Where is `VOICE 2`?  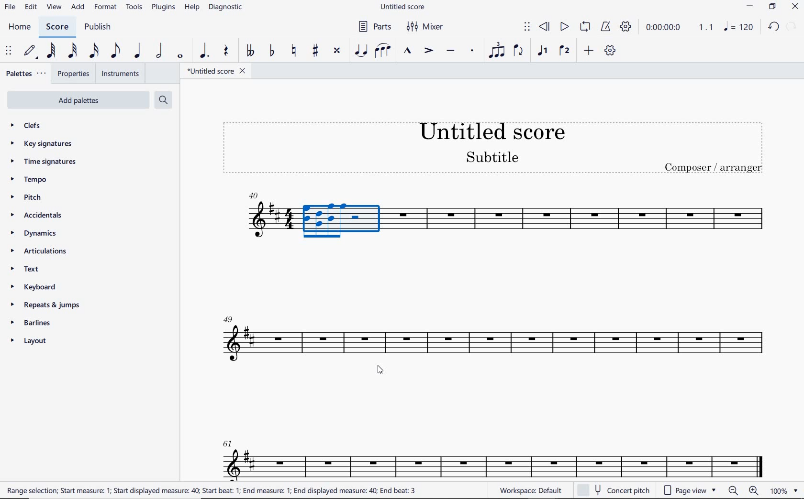 VOICE 2 is located at coordinates (565, 51).